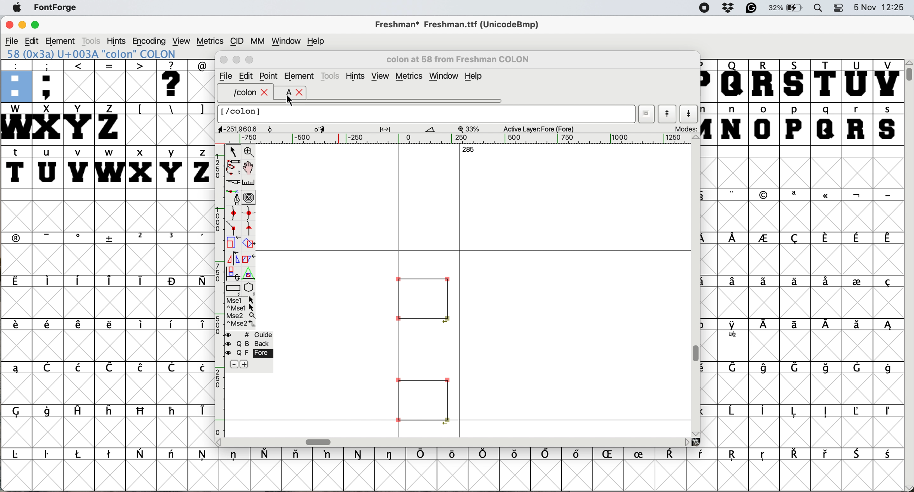  Describe the element at coordinates (734, 330) in the screenshot. I see `symbol` at that location.